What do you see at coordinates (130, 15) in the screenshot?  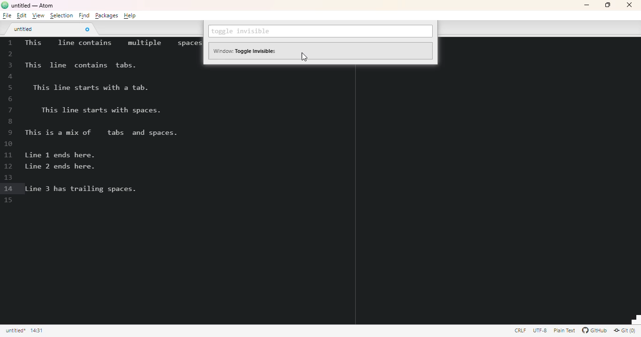 I see `help` at bounding box center [130, 15].